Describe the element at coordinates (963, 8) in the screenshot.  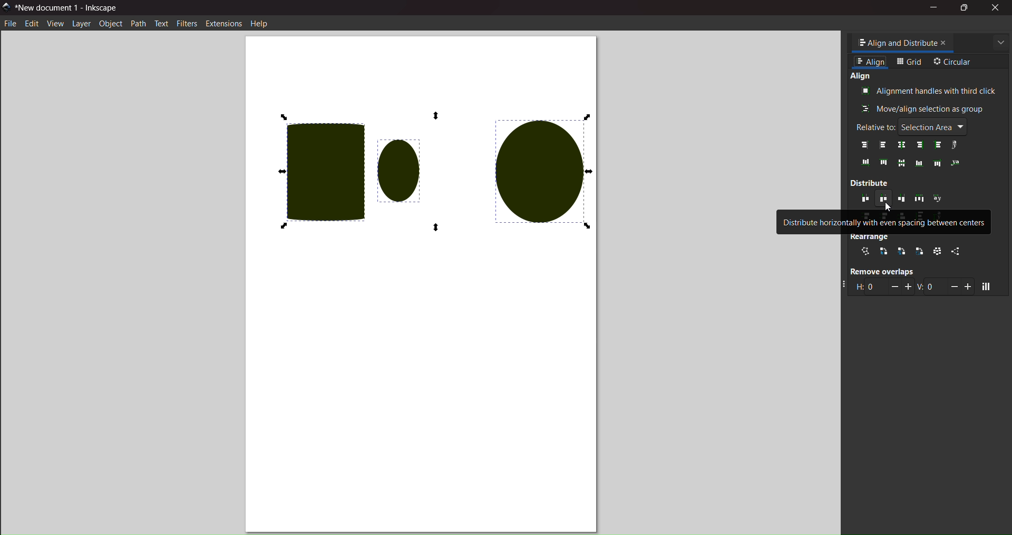
I see `maximize` at that location.